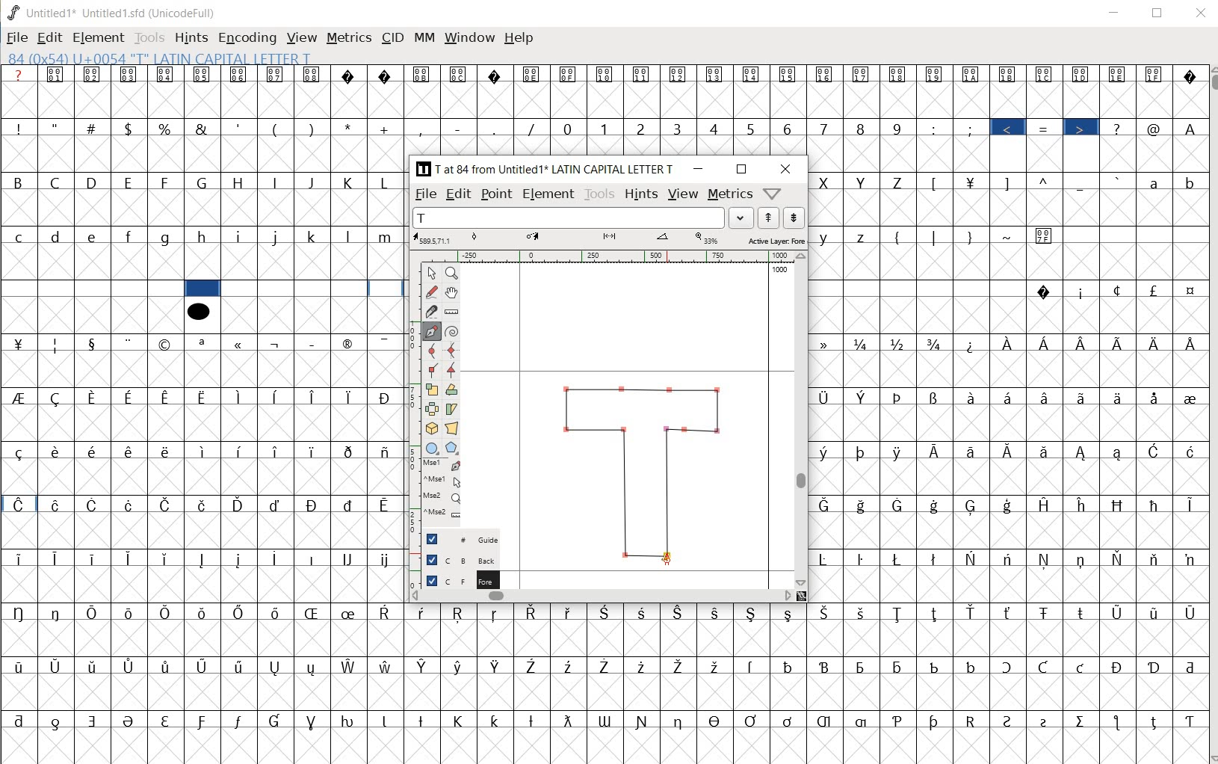  Describe the element at coordinates (752, 665) in the screenshot. I see `Symbol` at that location.